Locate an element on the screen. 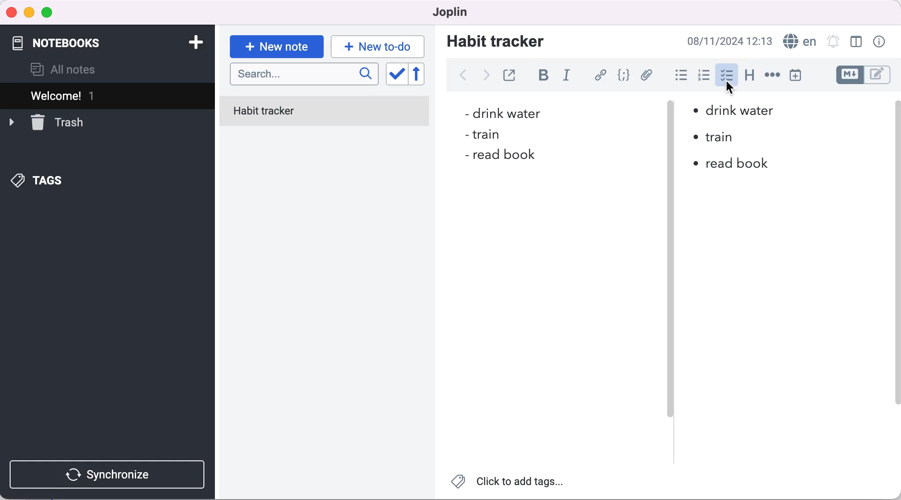 The image size is (901, 500). vertical slider is located at coordinates (670, 277).